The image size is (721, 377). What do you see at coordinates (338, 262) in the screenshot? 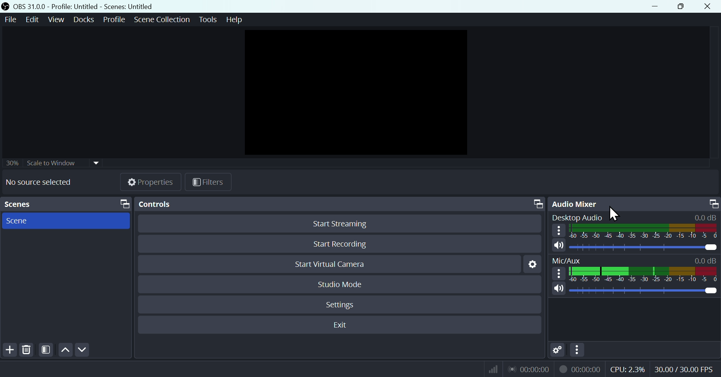
I see `Start virtual camera` at bounding box center [338, 262].